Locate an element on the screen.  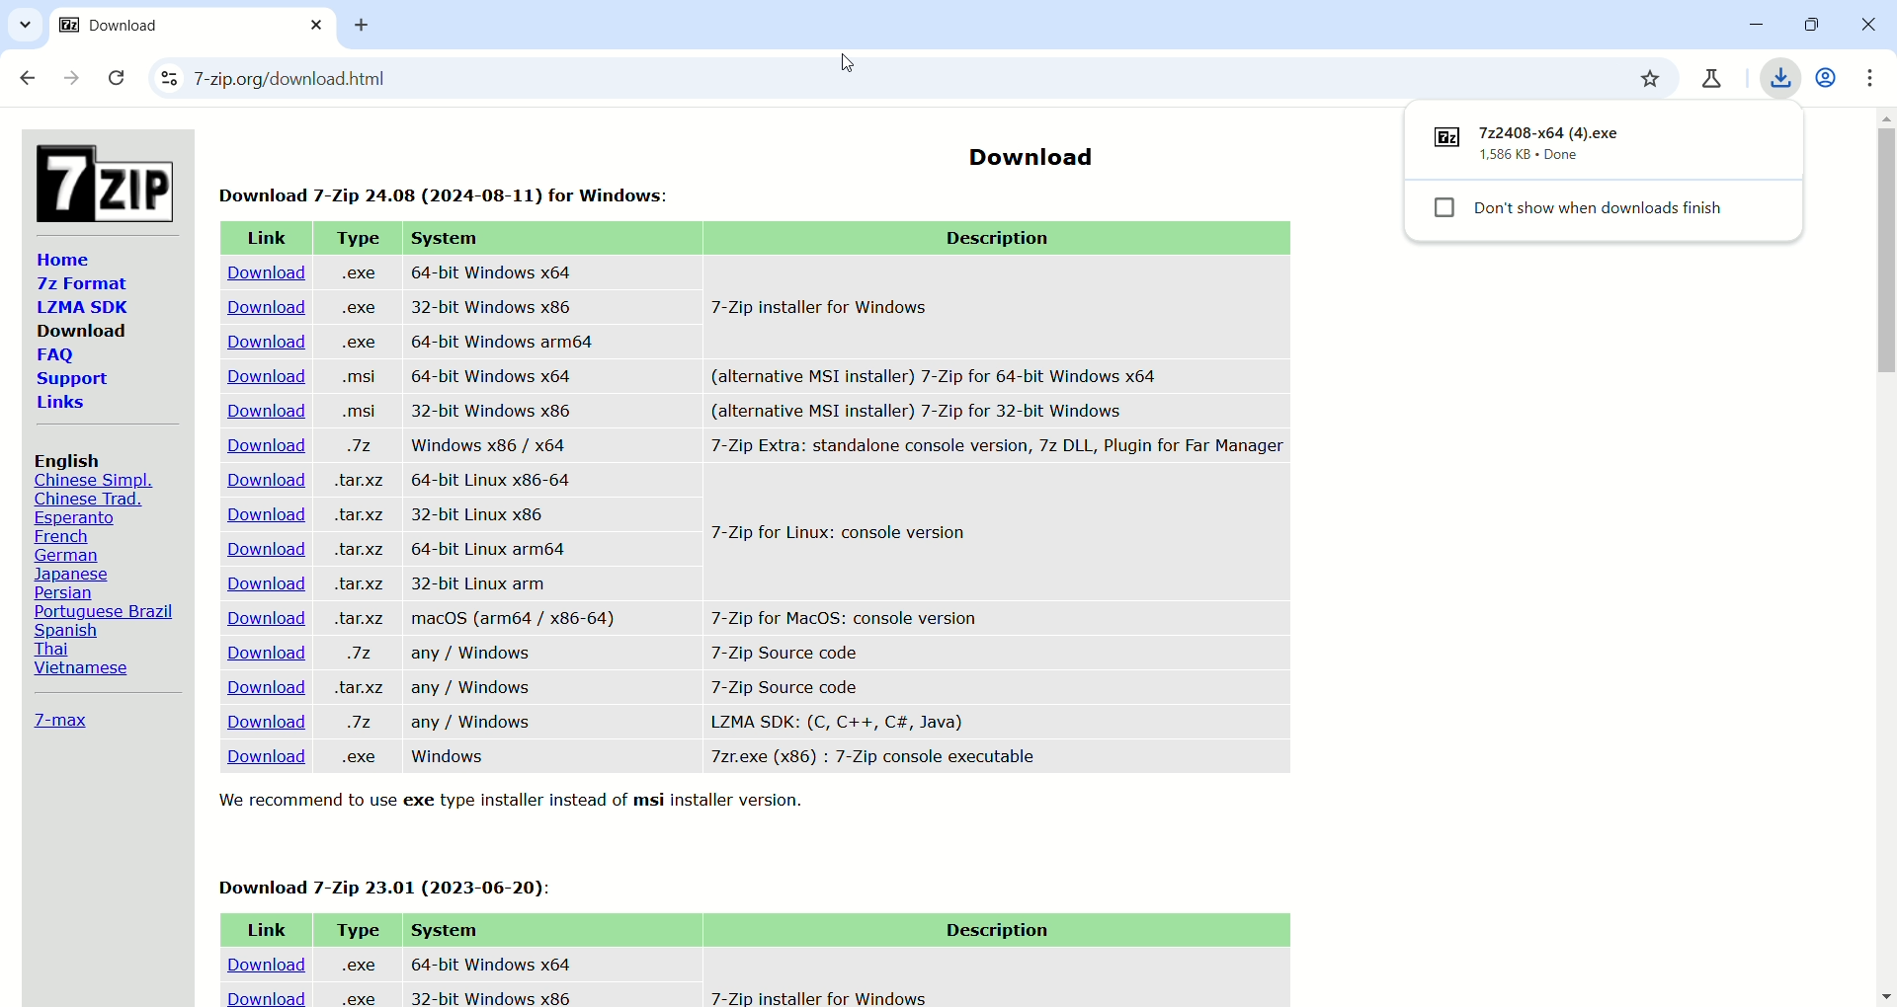
Download is located at coordinates (265, 343).